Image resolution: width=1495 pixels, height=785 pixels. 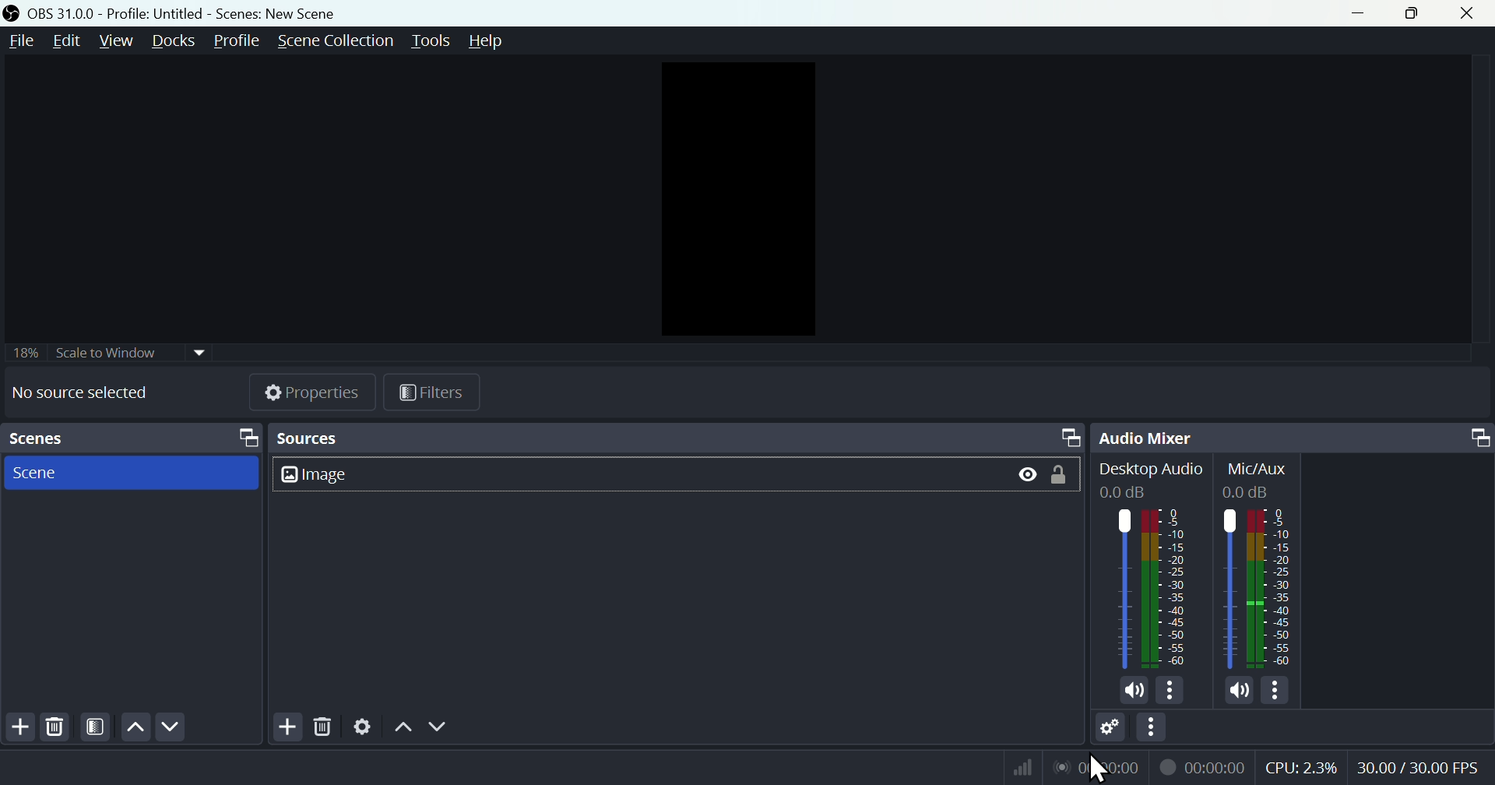 I want to click on close, so click(x=1471, y=13).